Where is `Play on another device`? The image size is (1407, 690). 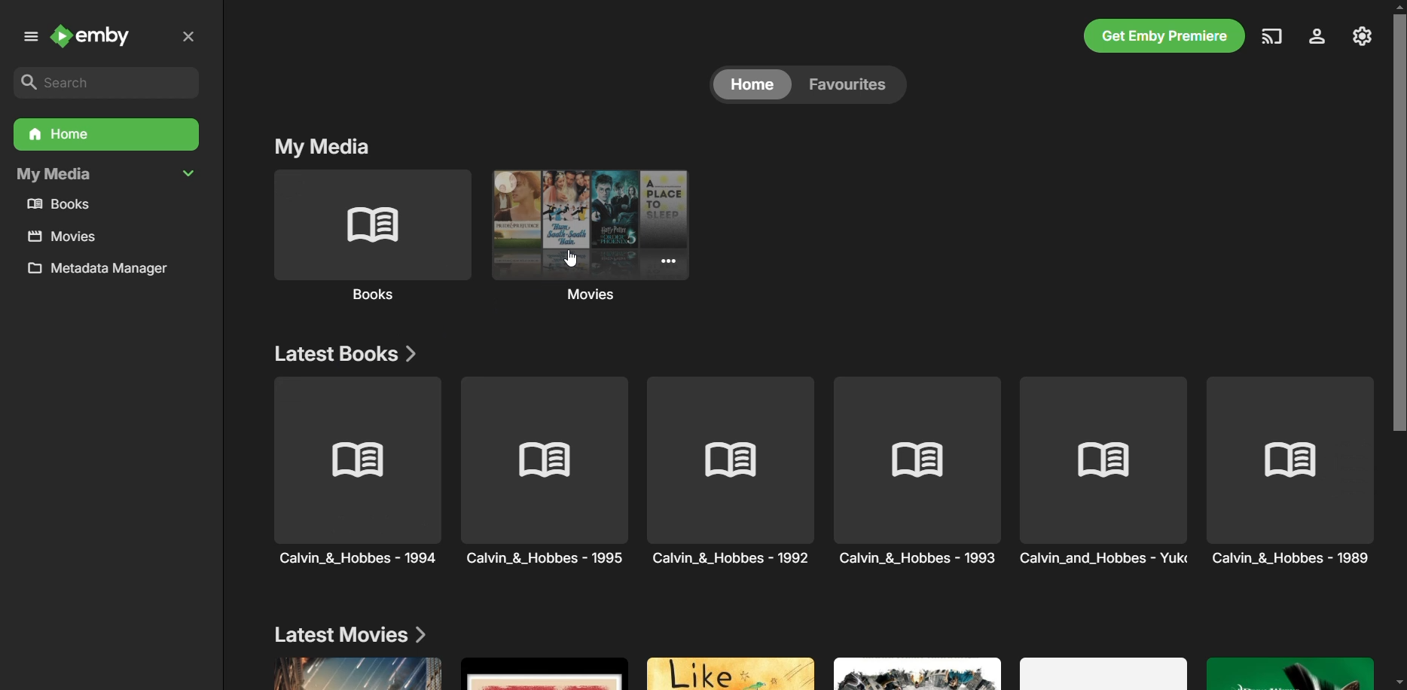 Play on another device is located at coordinates (1272, 36).